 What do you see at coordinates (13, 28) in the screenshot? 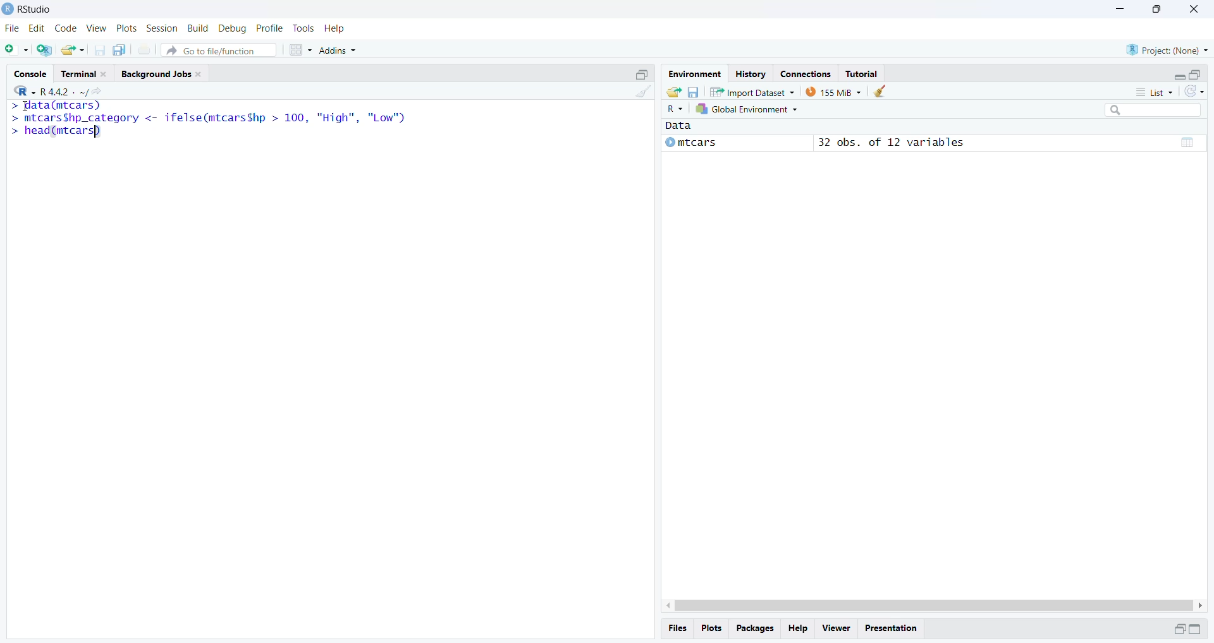
I see `File` at bounding box center [13, 28].